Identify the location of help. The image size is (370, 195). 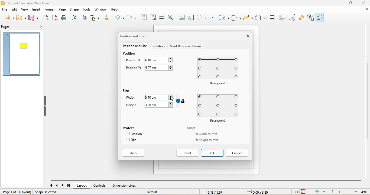
(117, 10).